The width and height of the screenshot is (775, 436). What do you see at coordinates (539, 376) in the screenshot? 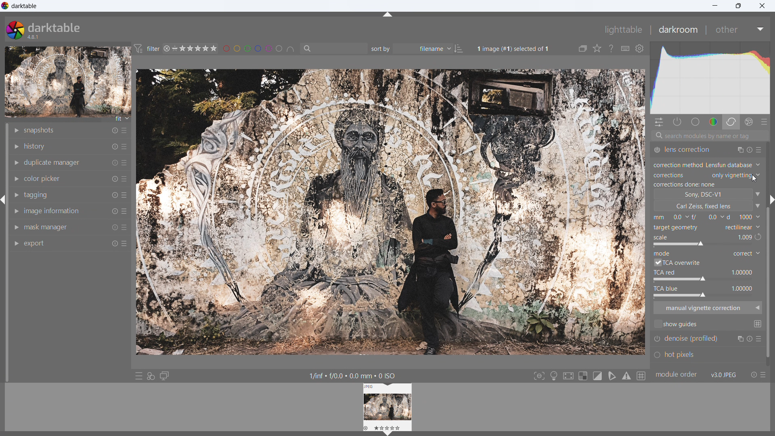
I see `toggle focus-peaking mode` at bounding box center [539, 376].